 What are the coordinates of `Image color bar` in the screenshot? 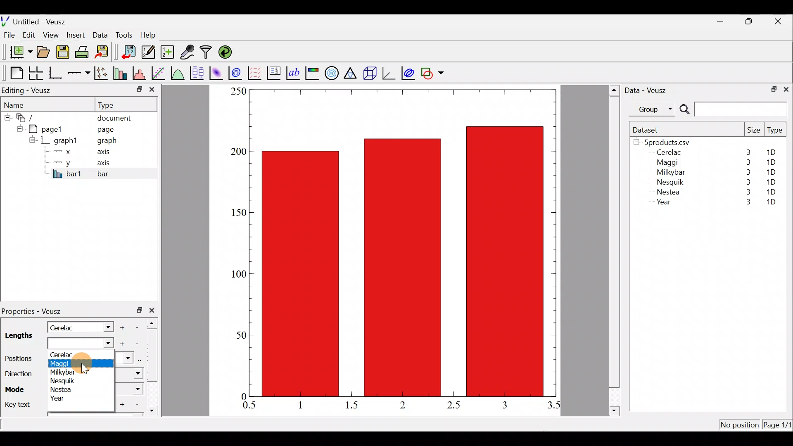 It's located at (313, 73).